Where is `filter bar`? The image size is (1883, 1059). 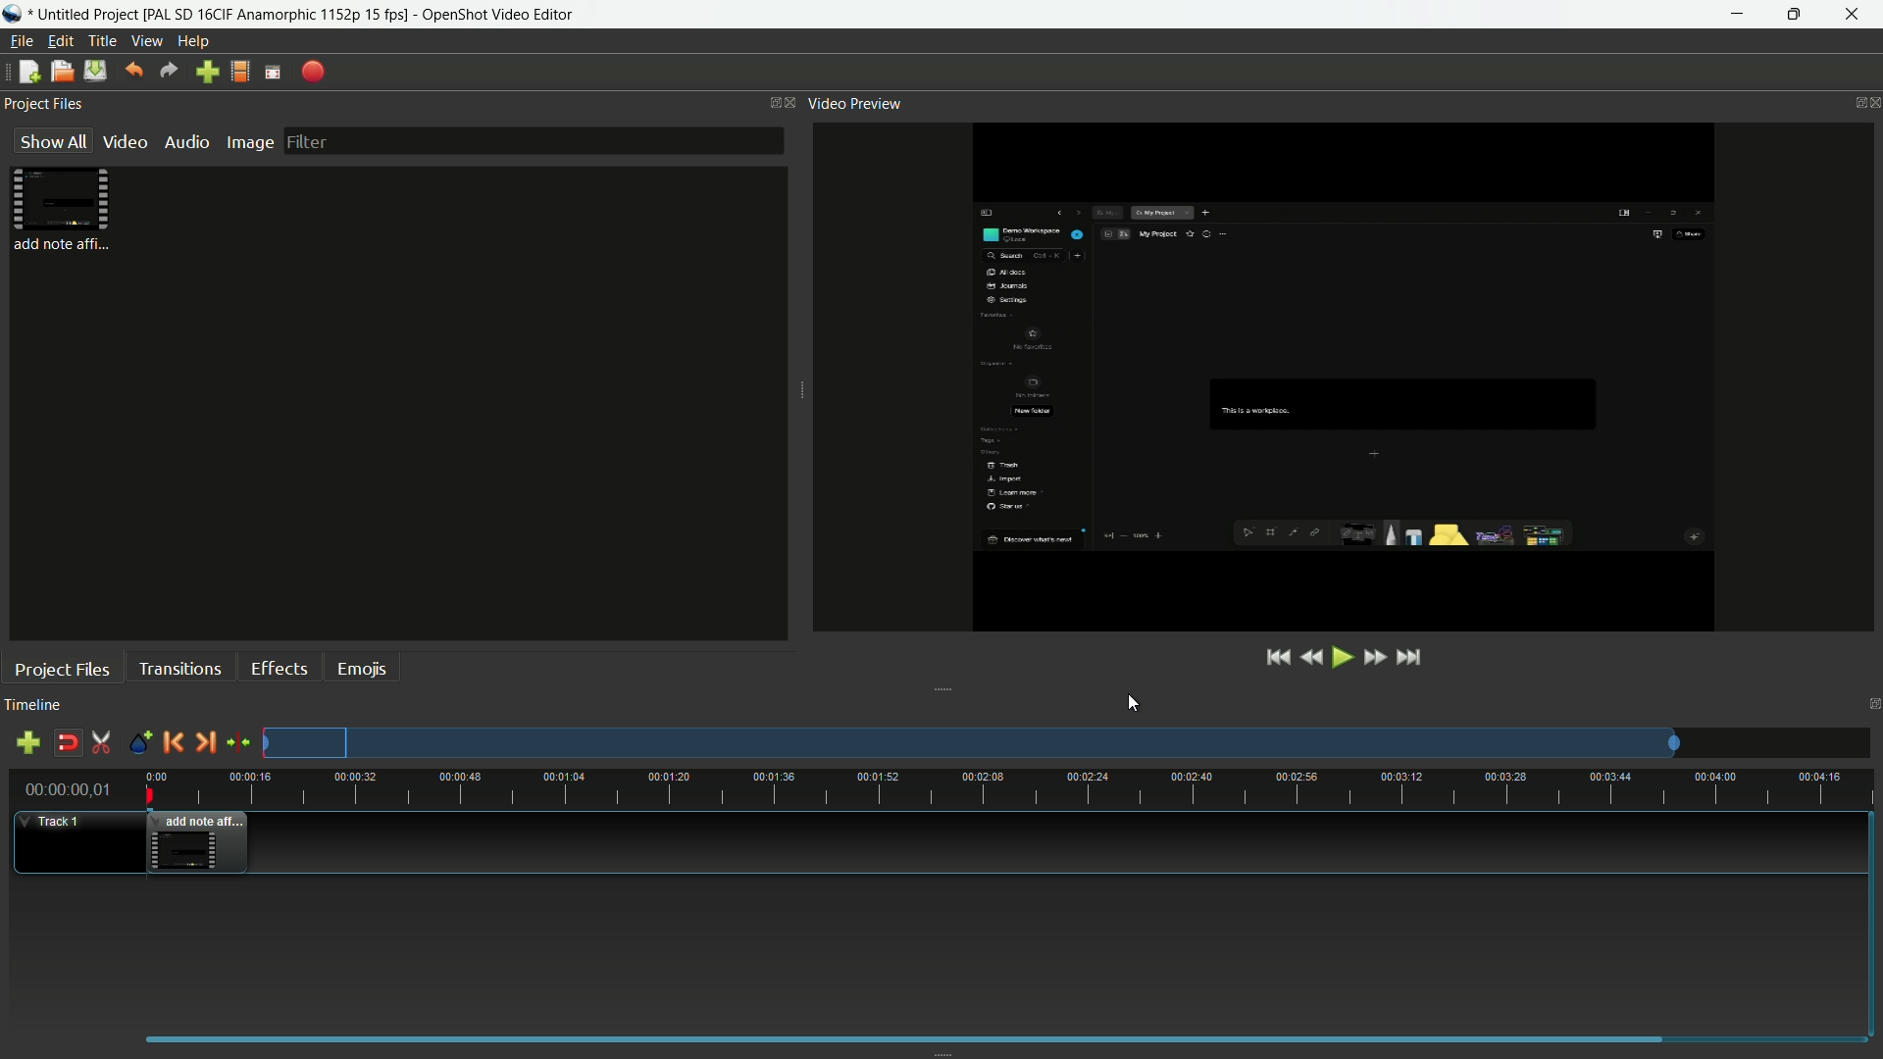
filter bar is located at coordinates (535, 140).